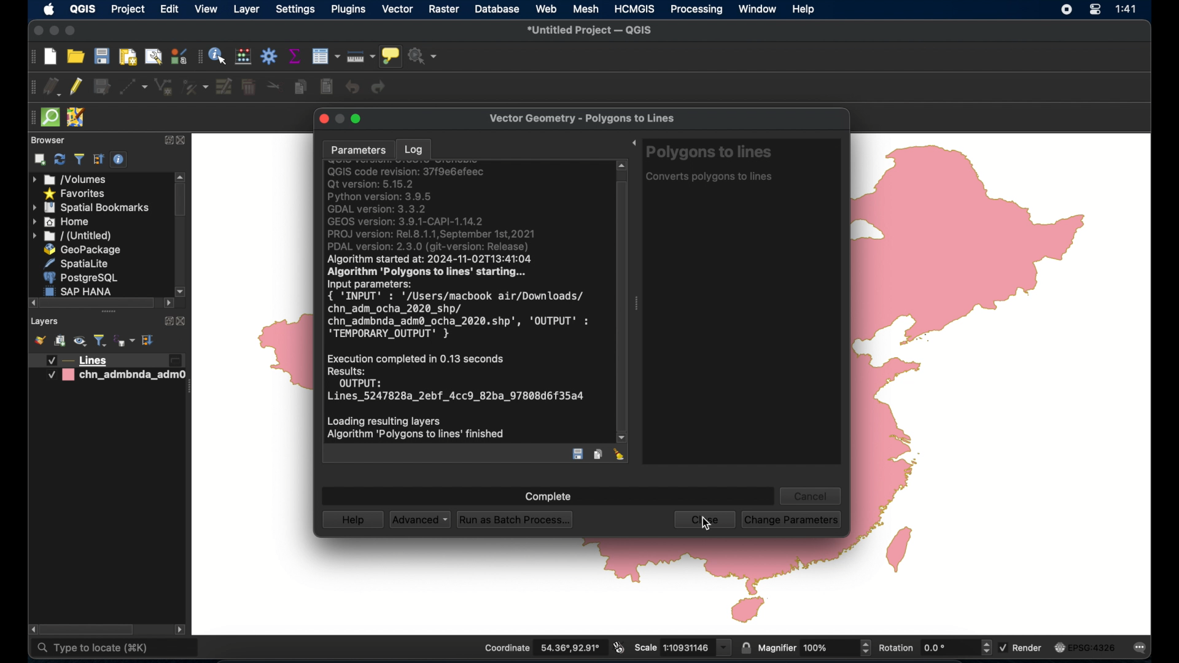 This screenshot has width=1179, height=663. I want to click on drag handles, so click(111, 313).